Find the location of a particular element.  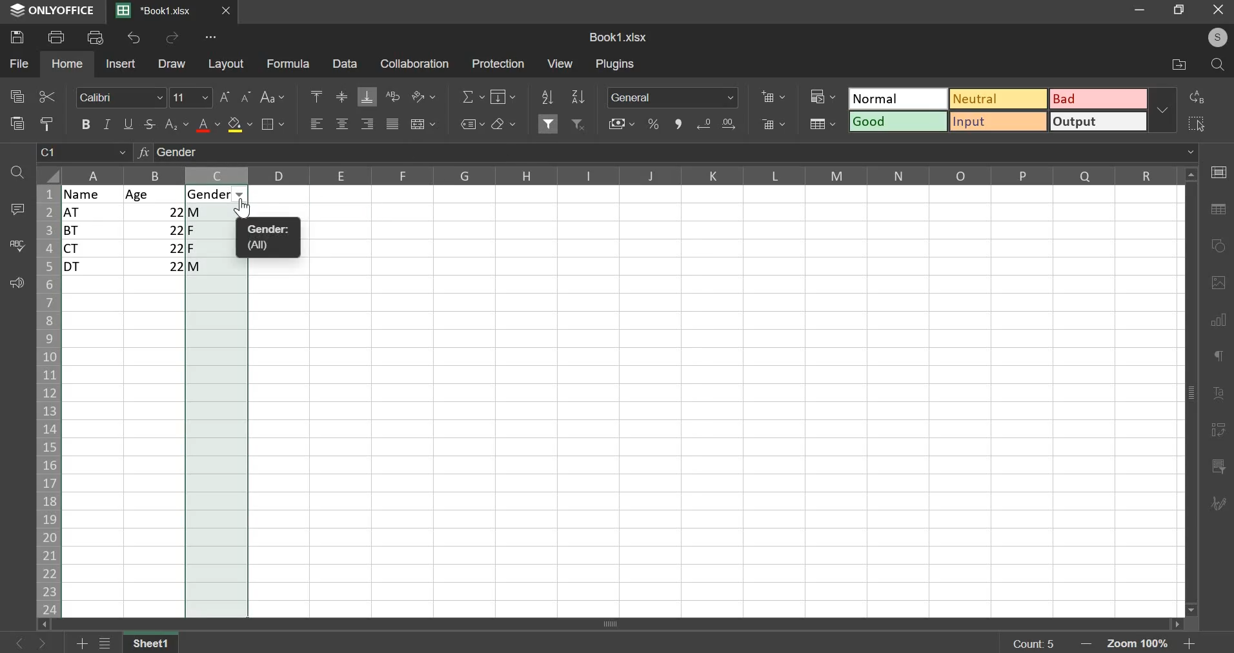

onlyoffice is located at coordinates (53, 12).